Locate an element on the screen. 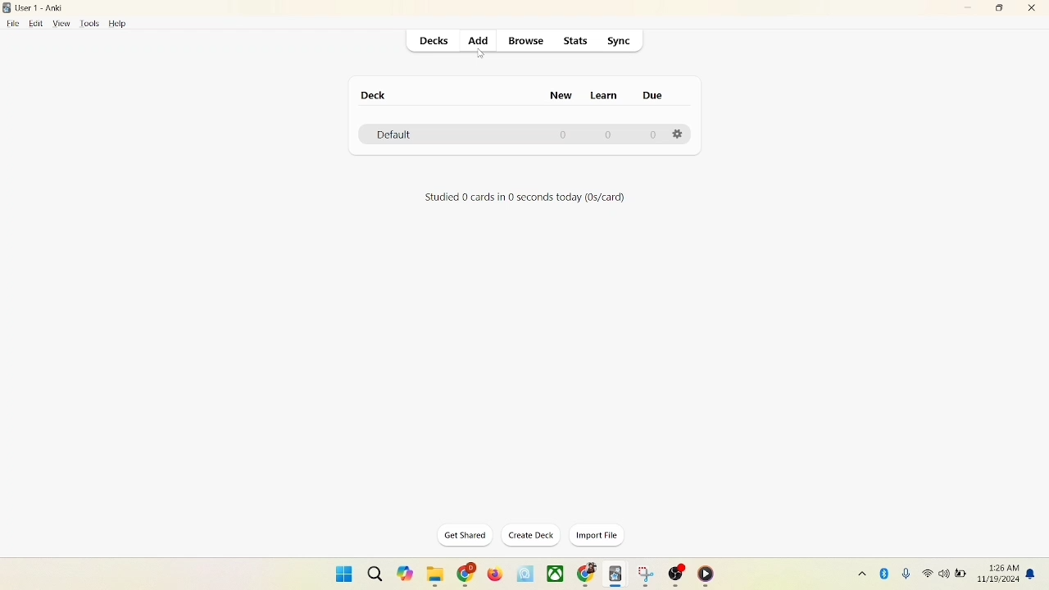  applications is located at coordinates (556, 574).